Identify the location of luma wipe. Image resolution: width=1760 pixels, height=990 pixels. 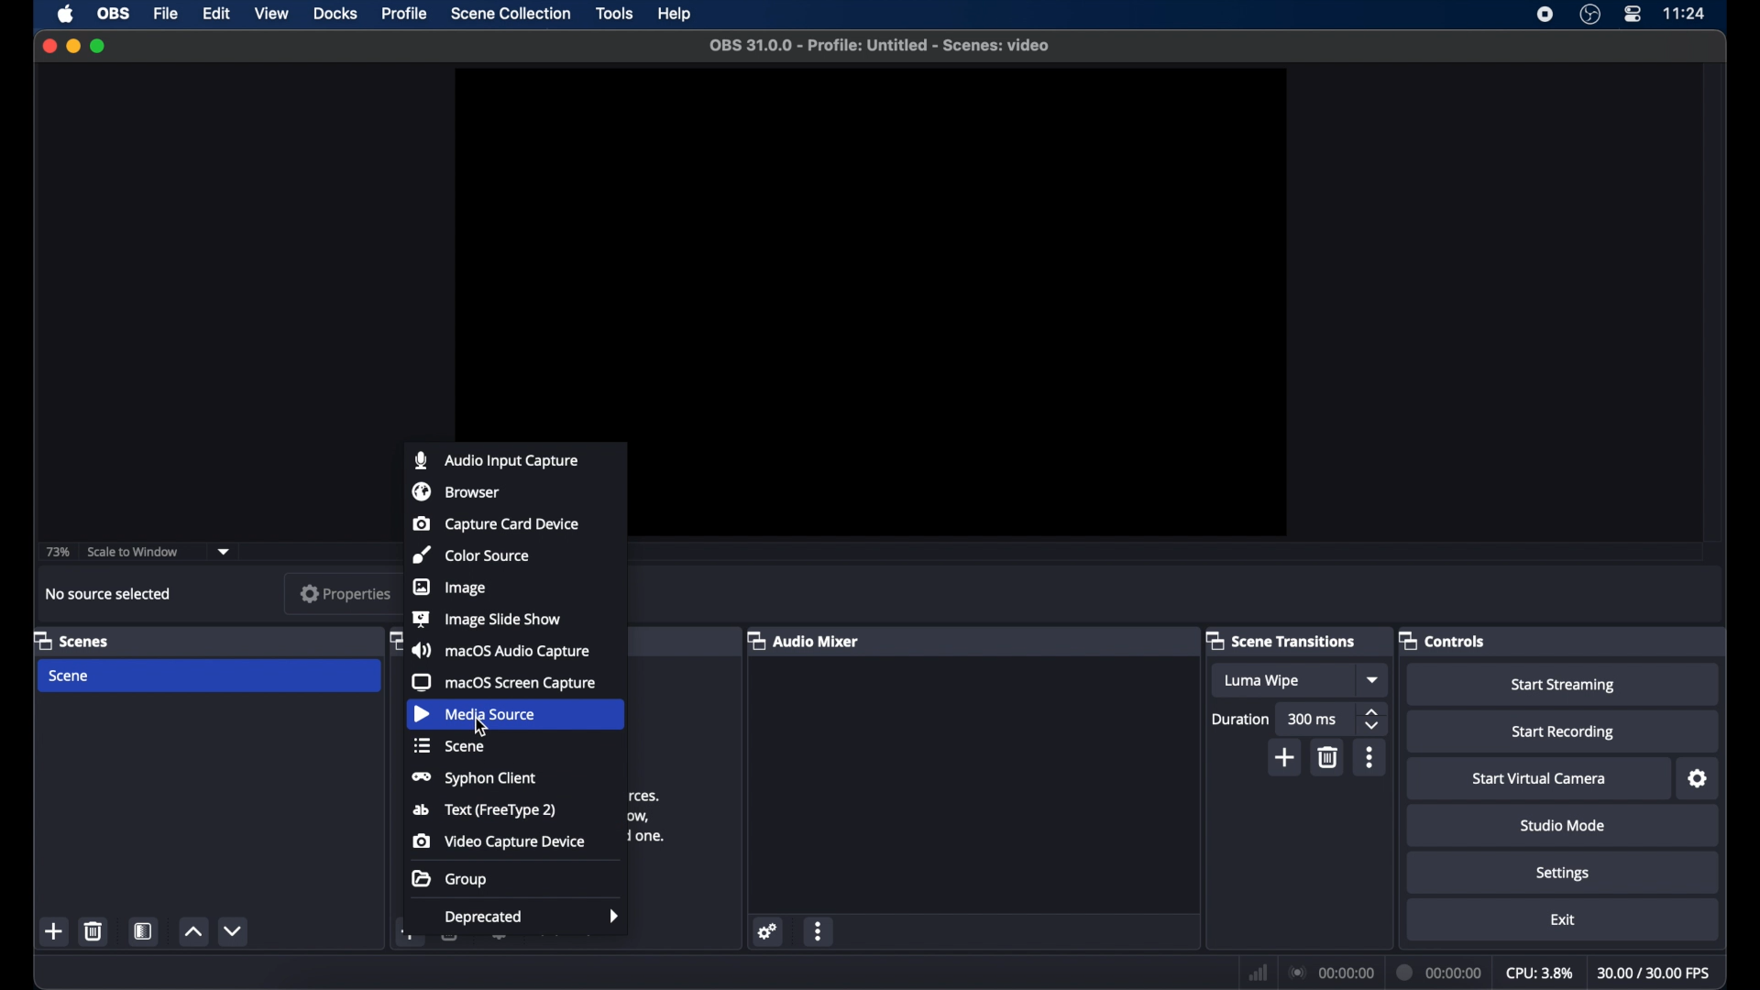
(1261, 682).